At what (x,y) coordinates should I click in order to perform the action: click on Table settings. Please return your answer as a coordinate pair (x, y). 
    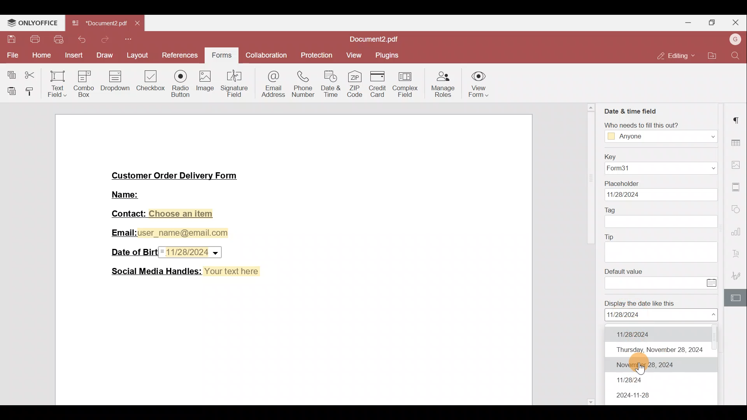
    Looking at the image, I should click on (738, 143).